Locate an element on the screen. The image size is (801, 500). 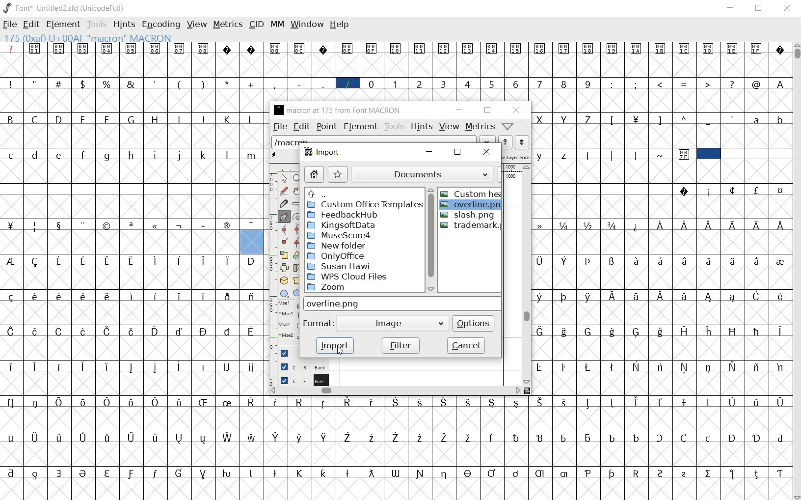
trademark is located at coordinates (471, 225).